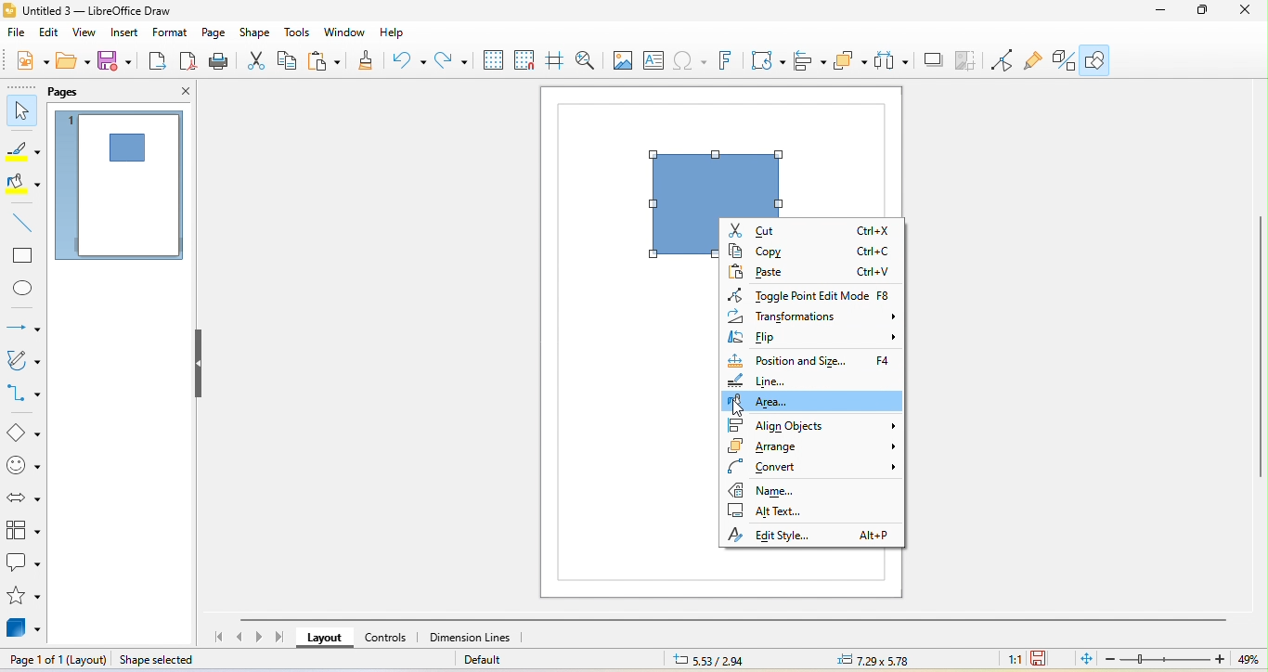 The width and height of the screenshot is (1268, 672). Describe the element at coordinates (813, 314) in the screenshot. I see `transformations` at that location.